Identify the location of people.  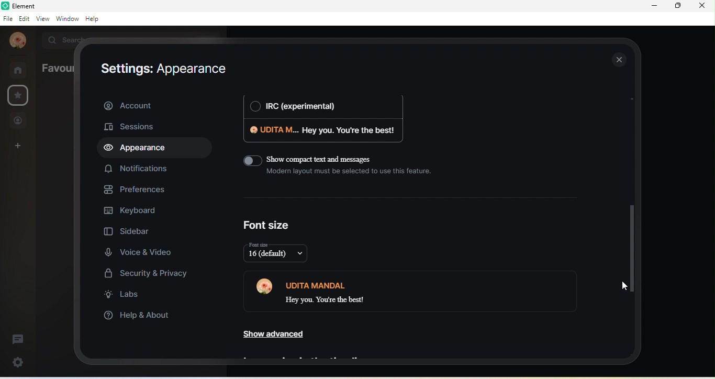
(18, 120).